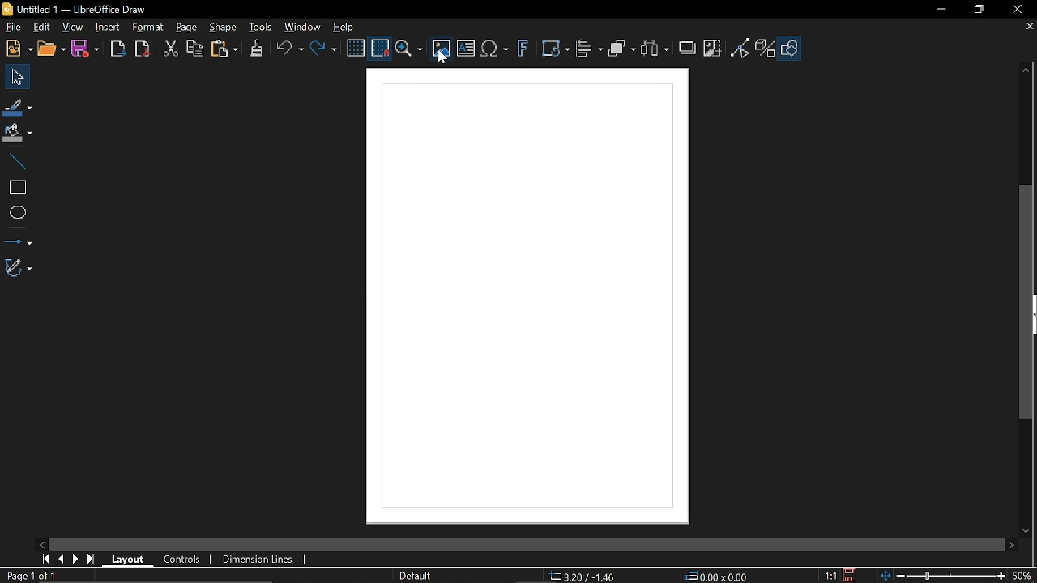 The width and height of the screenshot is (1037, 583). What do you see at coordinates (379, 48) in the screenshot?
I see `Snap to grid` at bounding box center [379, 48].